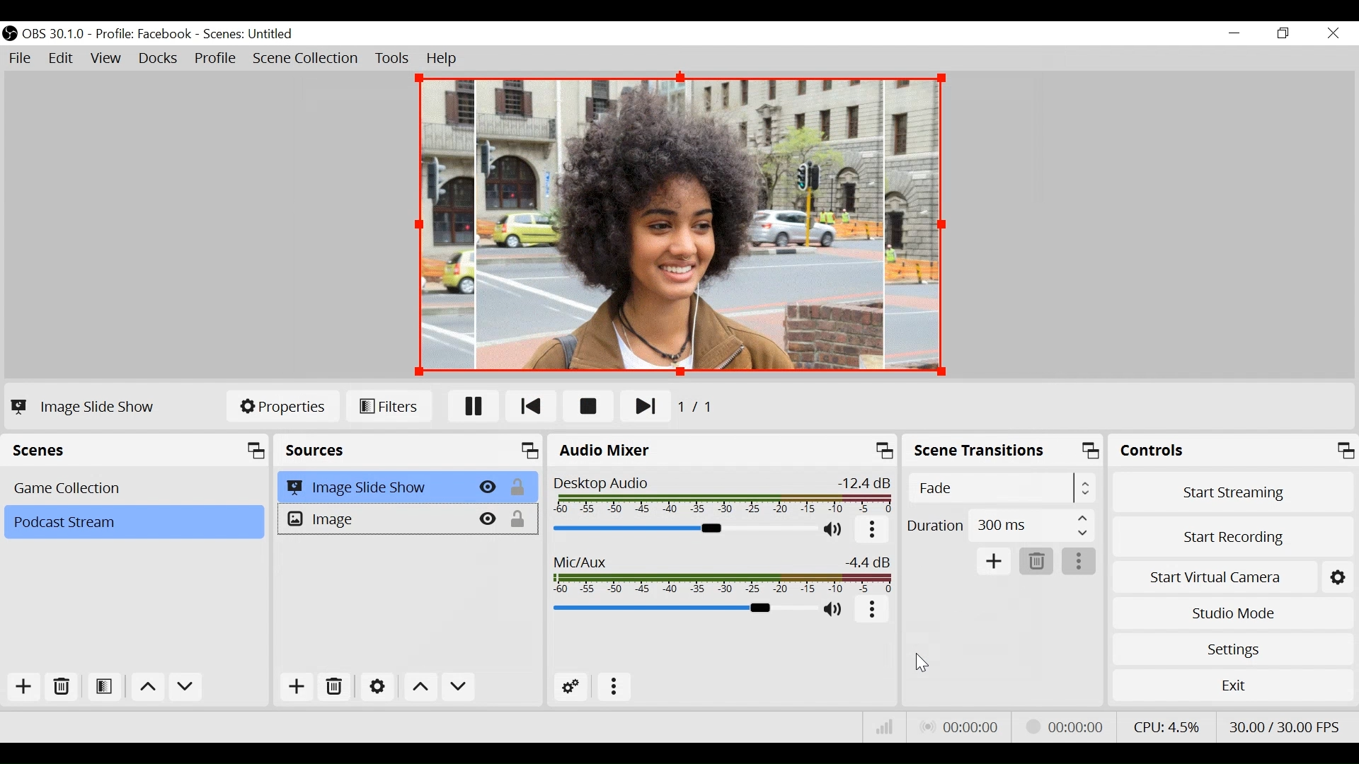 This screenshot has height=764, width=1359. What do you see at coordinates (150, 689) in the screenshot?
I see `Move up` at bounding box center [150, 689].